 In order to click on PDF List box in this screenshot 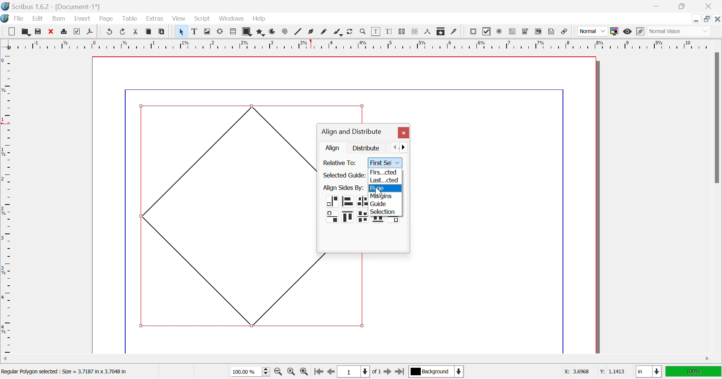, I will do `click(538, 31)`.